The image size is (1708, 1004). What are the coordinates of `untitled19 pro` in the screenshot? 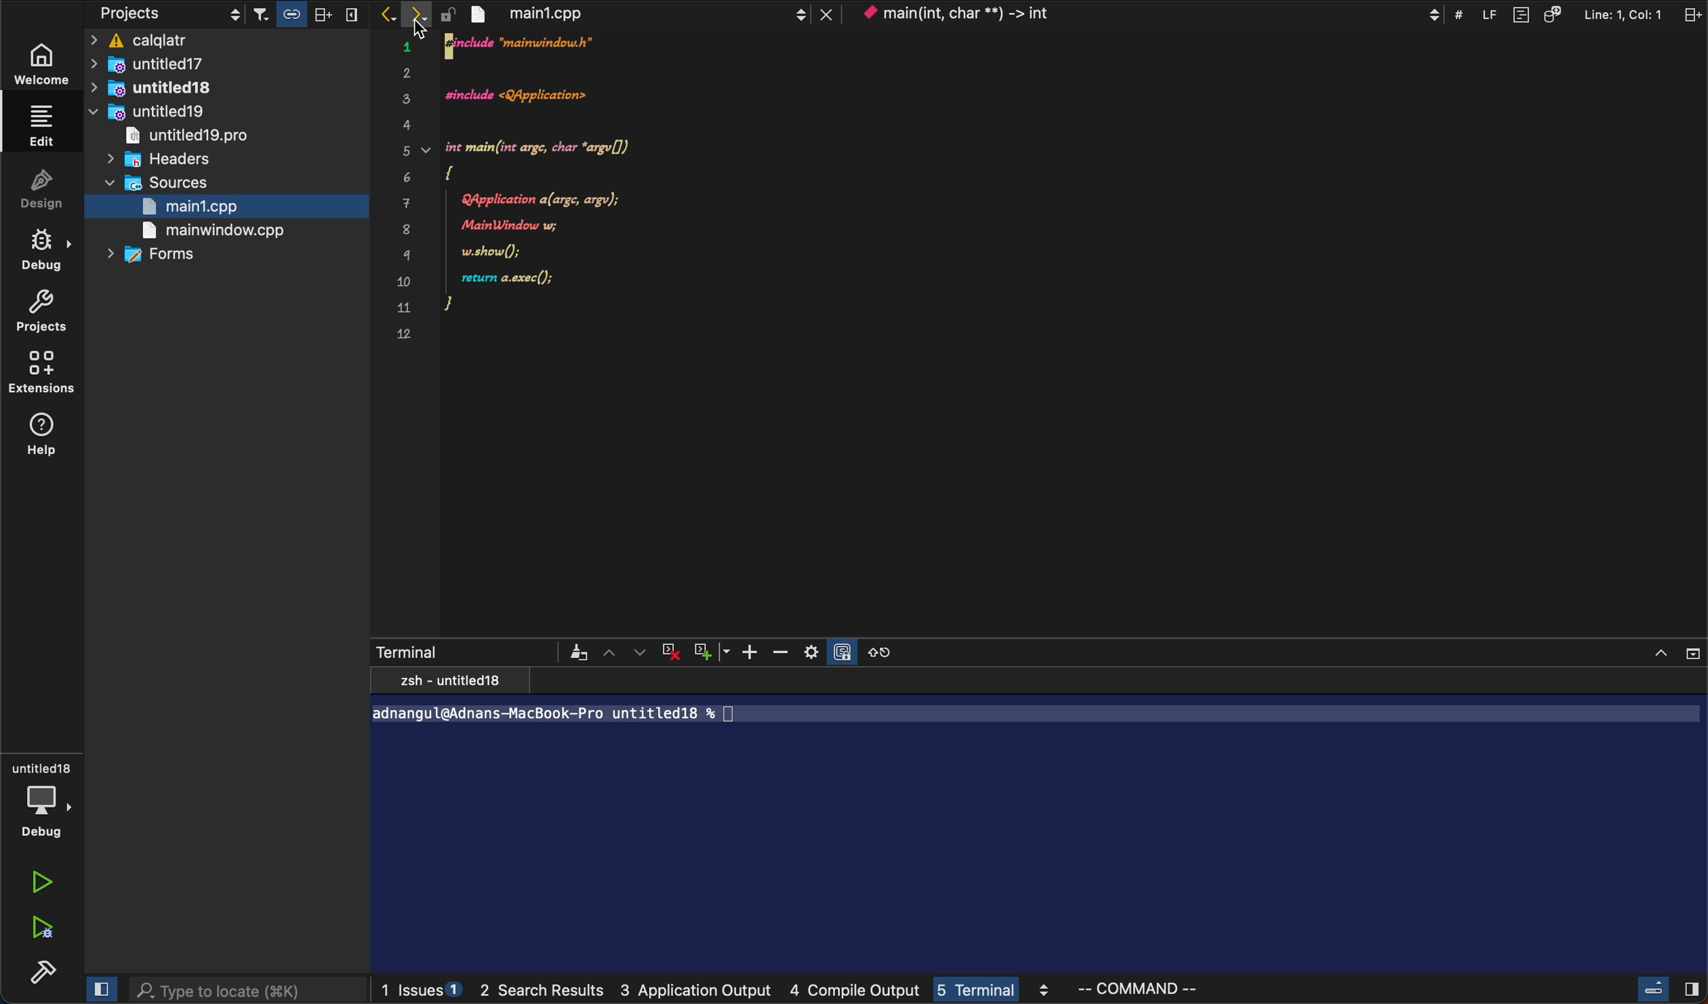 It's located at (204, 137).